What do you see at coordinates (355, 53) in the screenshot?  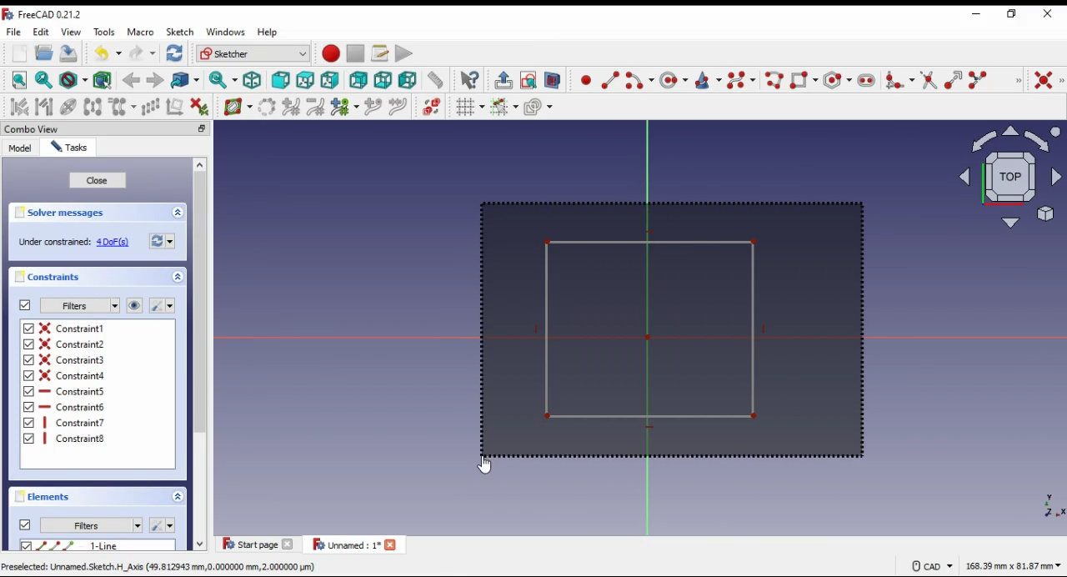 I see `stop macro recording` at bounding box center [355, 53].